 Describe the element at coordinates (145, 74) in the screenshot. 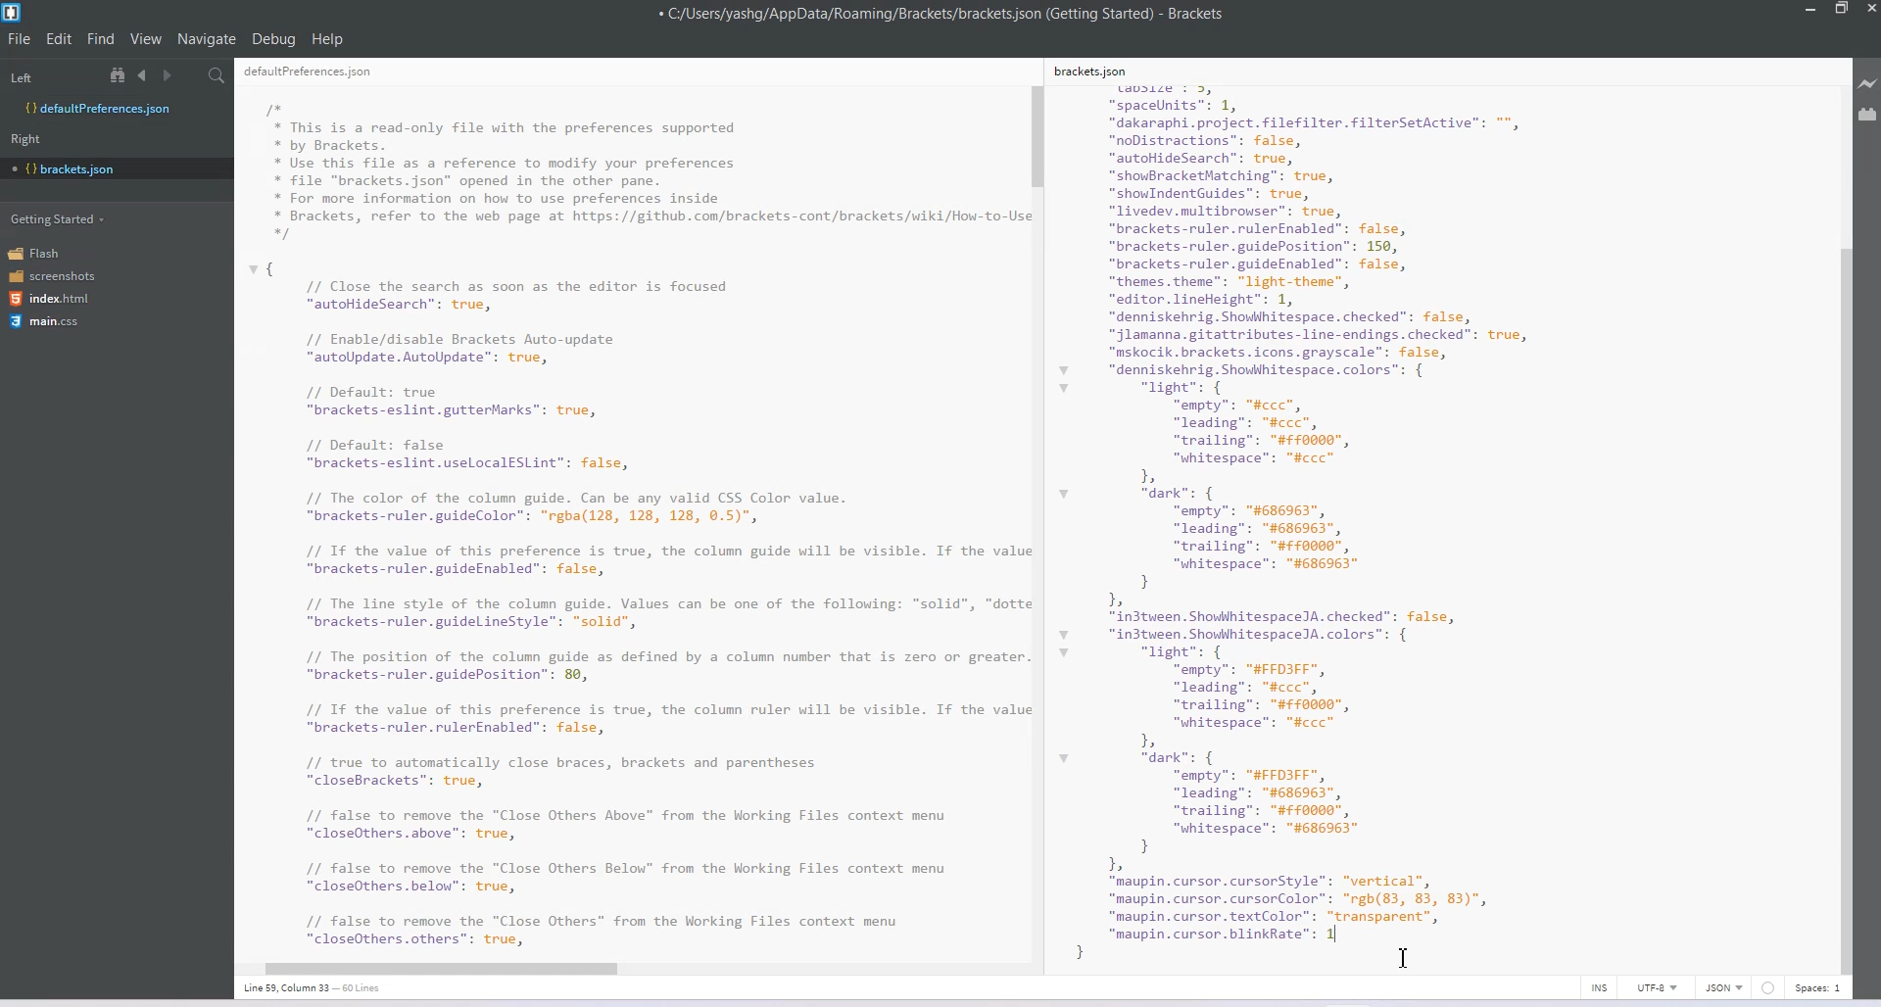

I see `Navigate Backward` at that location.